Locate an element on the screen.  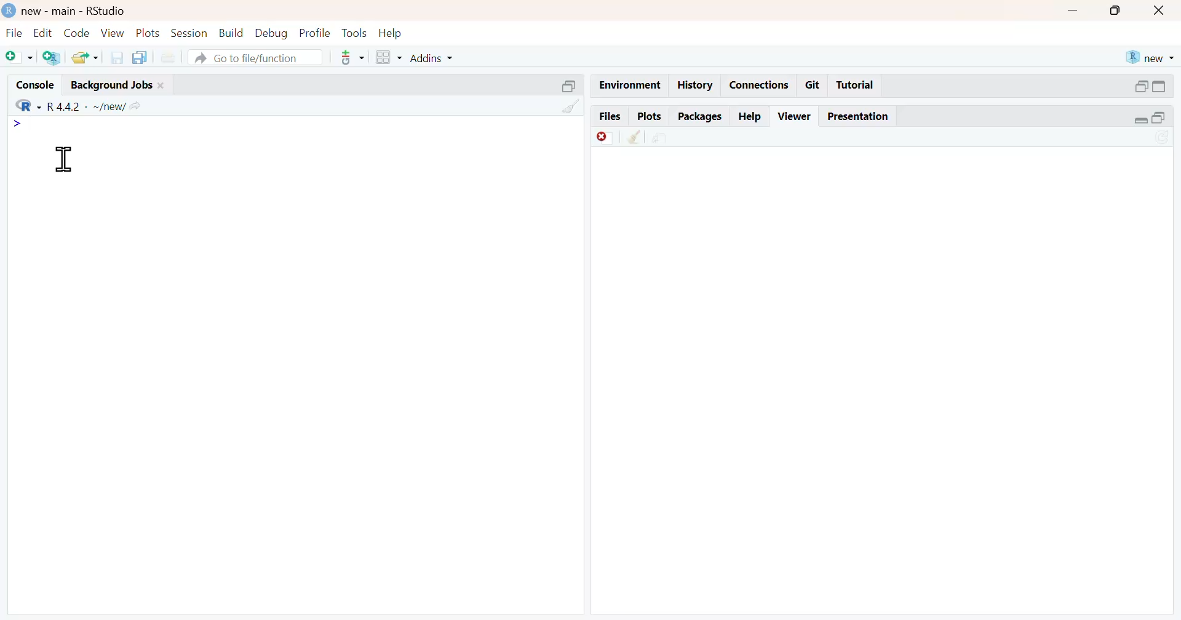
collapse is located at coordinates (571, 88).